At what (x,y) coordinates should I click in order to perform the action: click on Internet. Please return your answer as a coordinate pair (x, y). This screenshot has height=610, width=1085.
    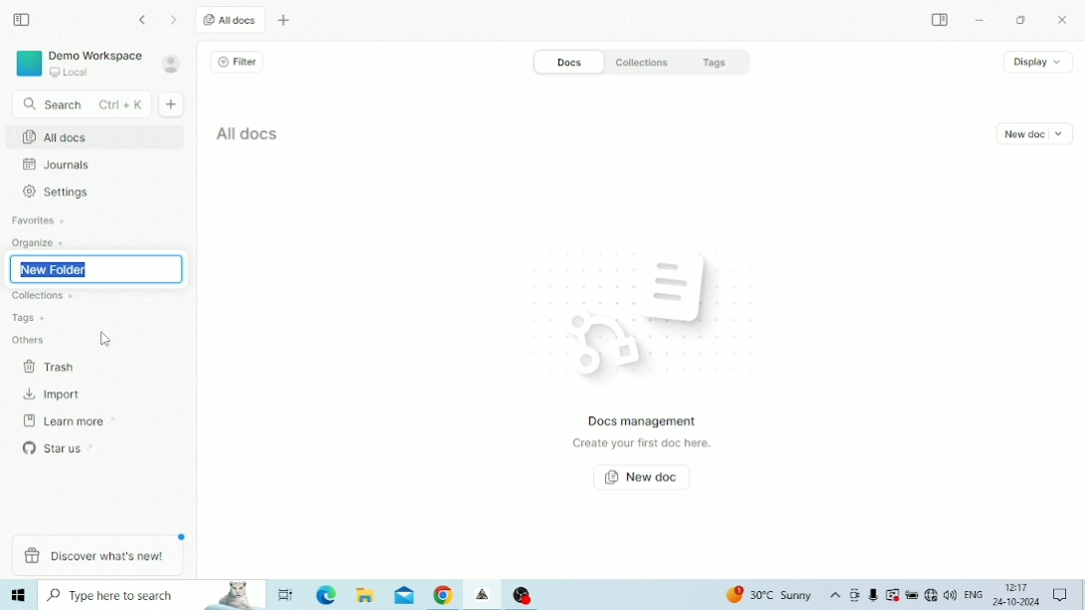
    Looking at the image, I should click on (930, 595).